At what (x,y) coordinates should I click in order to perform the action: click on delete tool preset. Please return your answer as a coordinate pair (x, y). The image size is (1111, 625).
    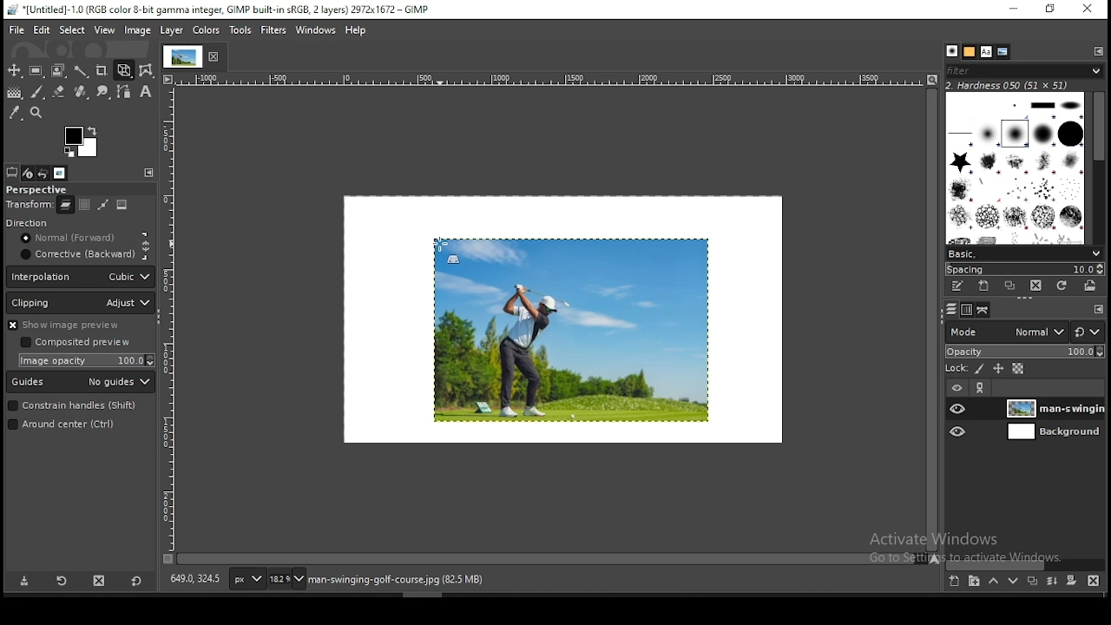
    Looking at the image, I should click on (101, 580).